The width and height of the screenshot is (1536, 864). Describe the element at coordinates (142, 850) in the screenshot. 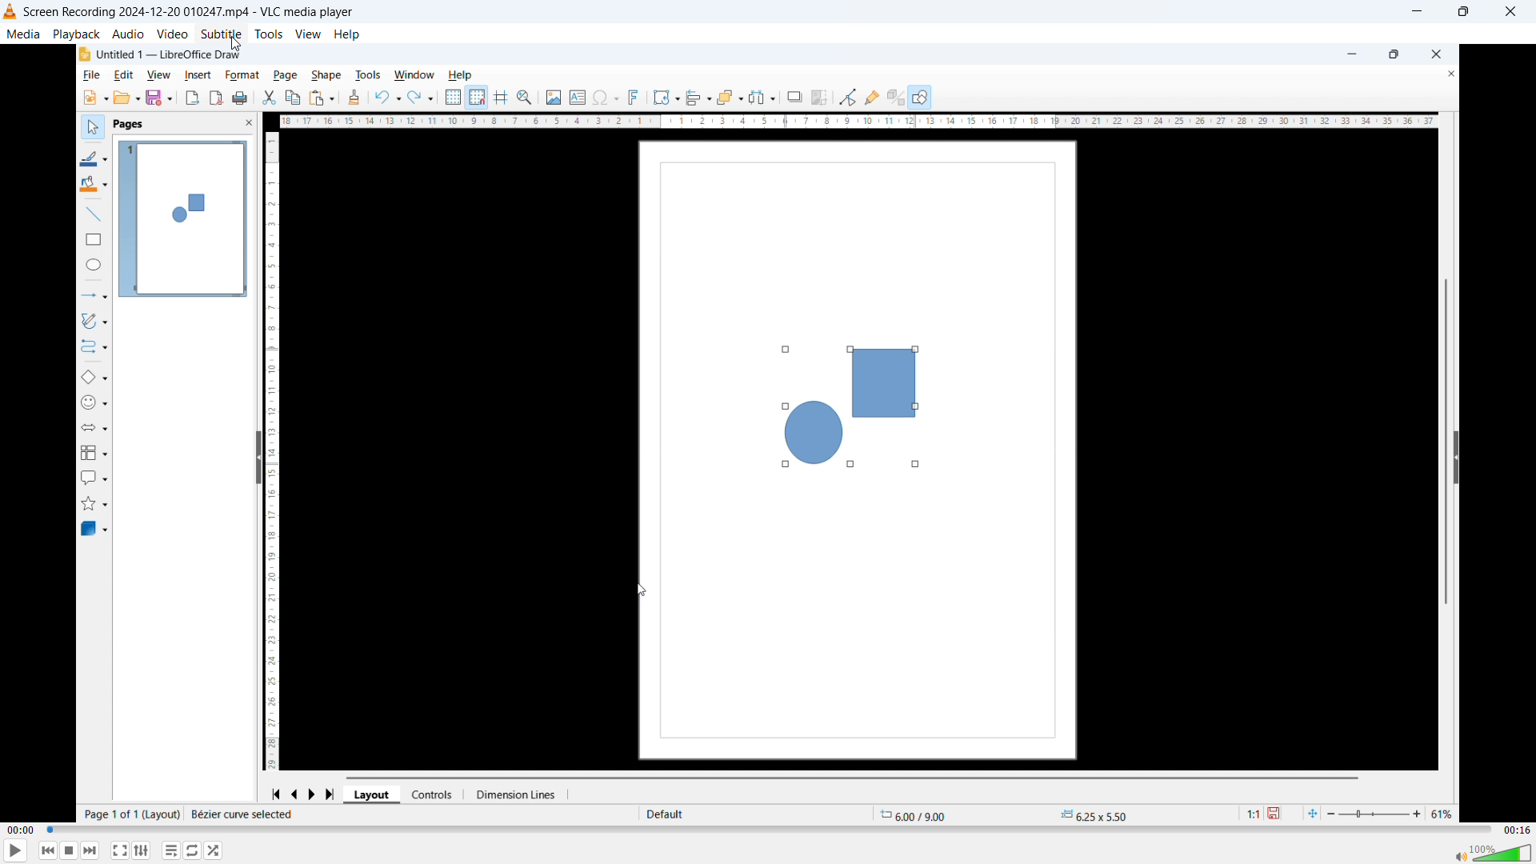

I see `Show advanced settings ` at that location.